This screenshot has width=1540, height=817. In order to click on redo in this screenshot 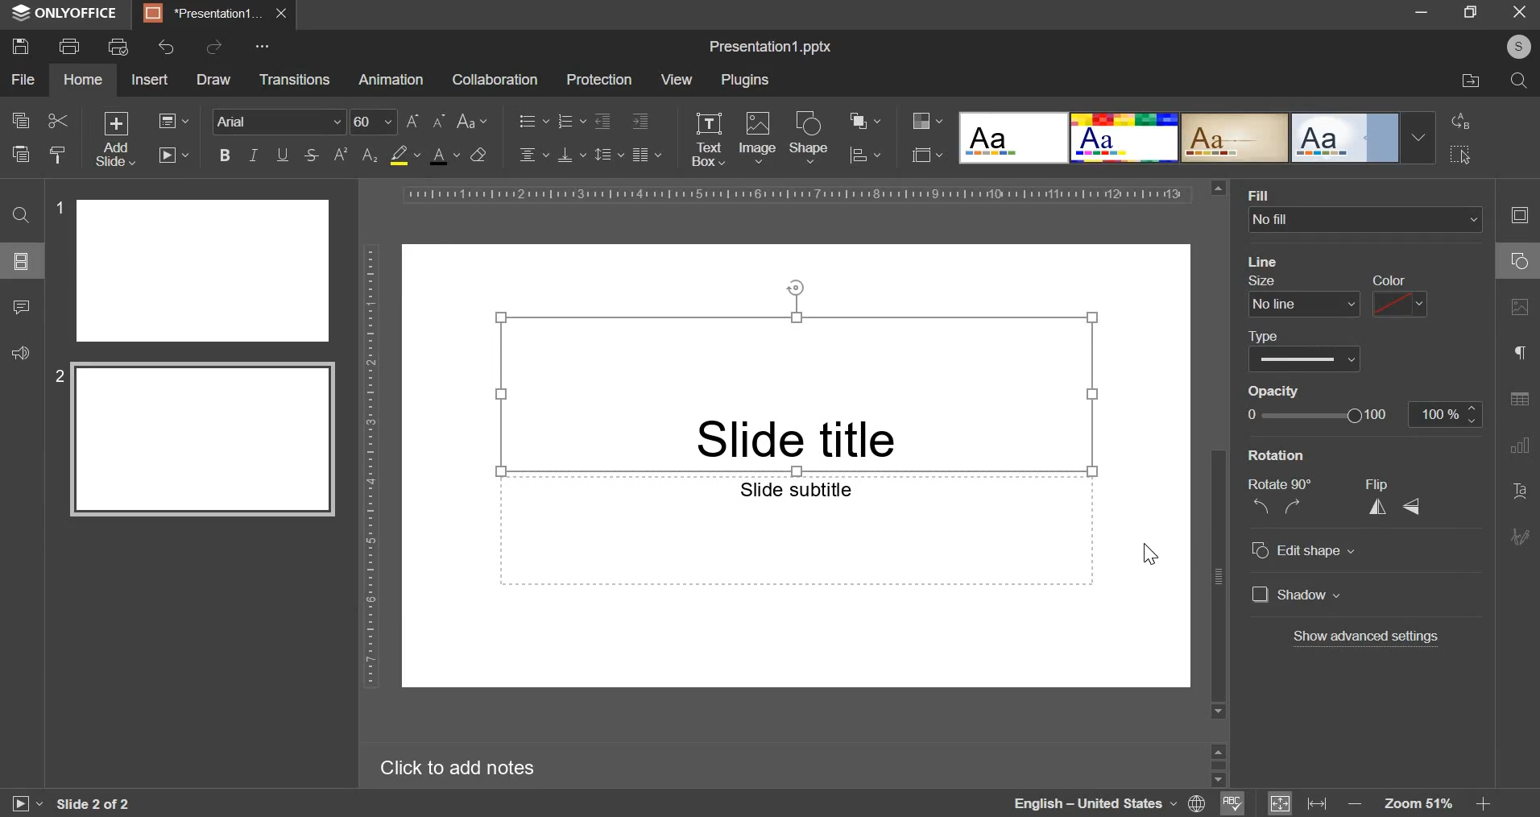, I will do `click(213, 46)`.